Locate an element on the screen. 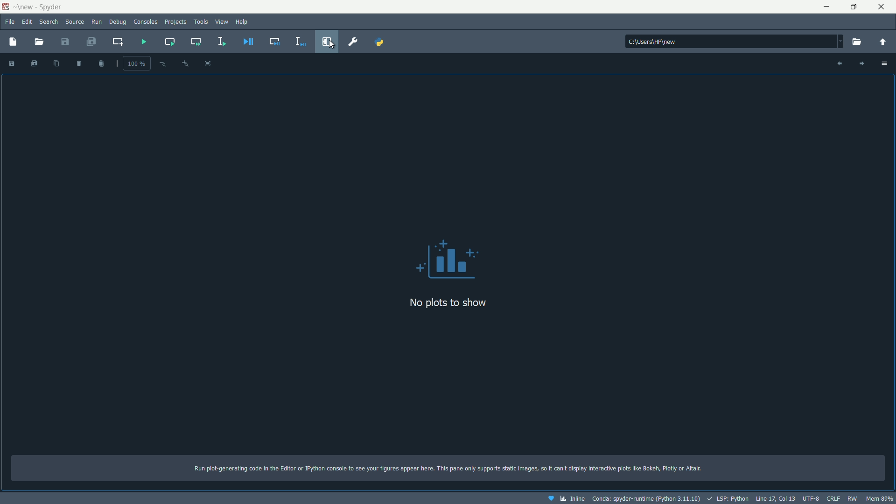 The image size is (896, 504). add cell to the current line is located at coordinates (119, 41).